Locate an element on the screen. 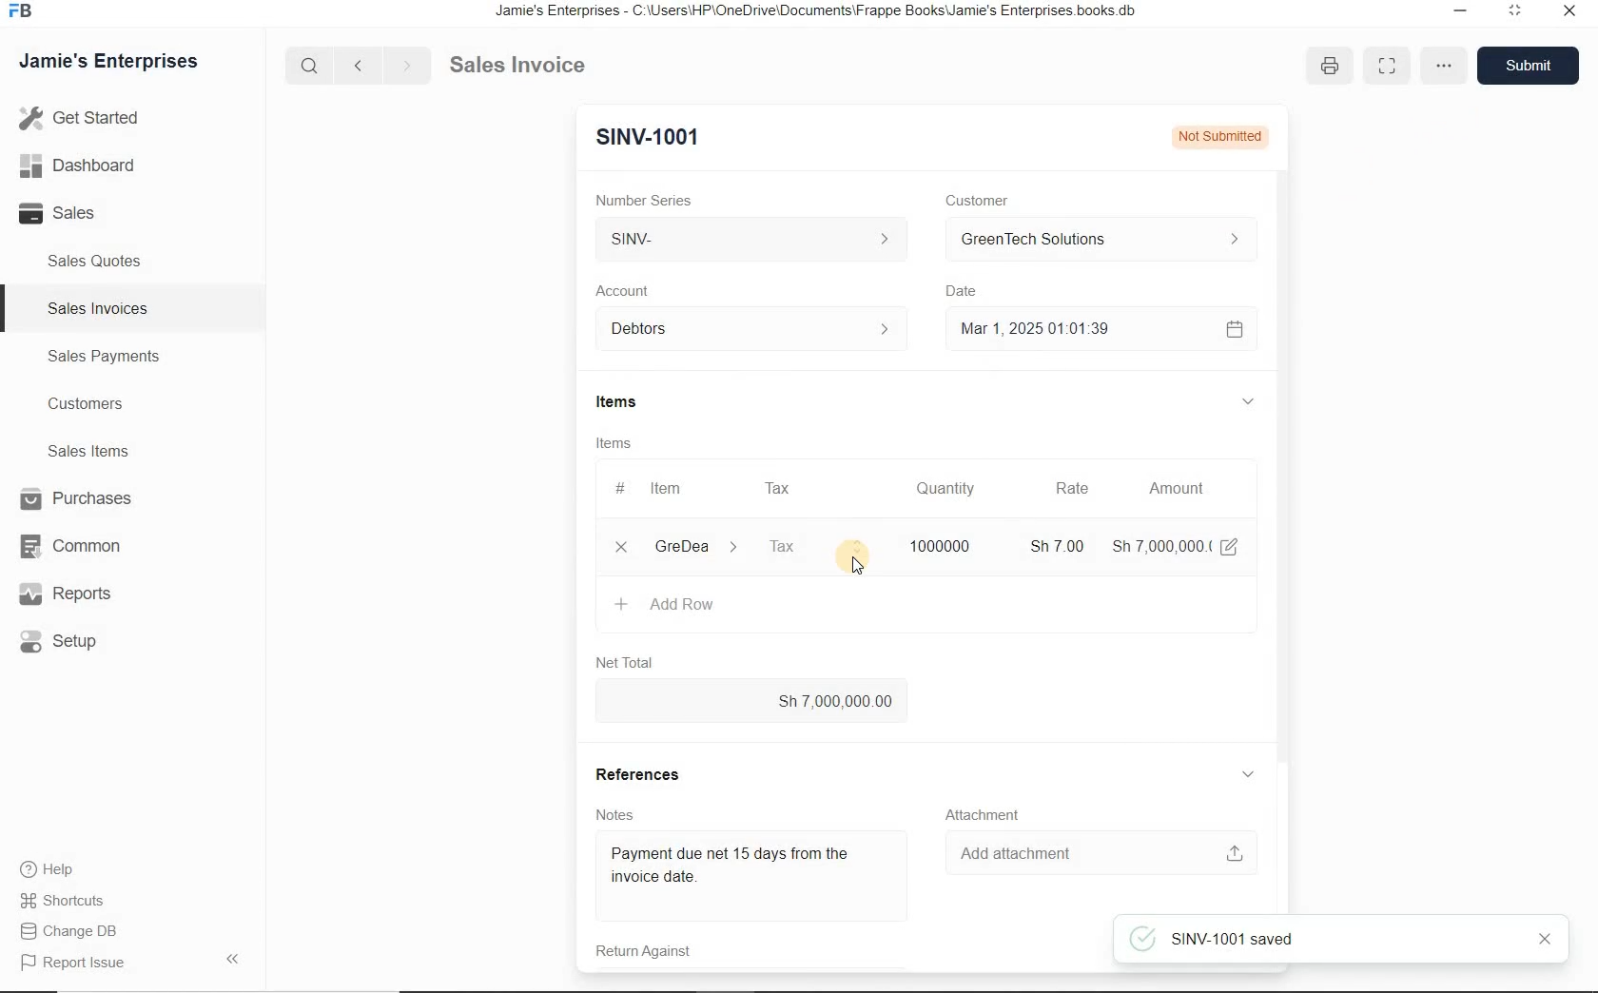 The image size is (1598, 993). Setup is located at coordinates (72, 643).